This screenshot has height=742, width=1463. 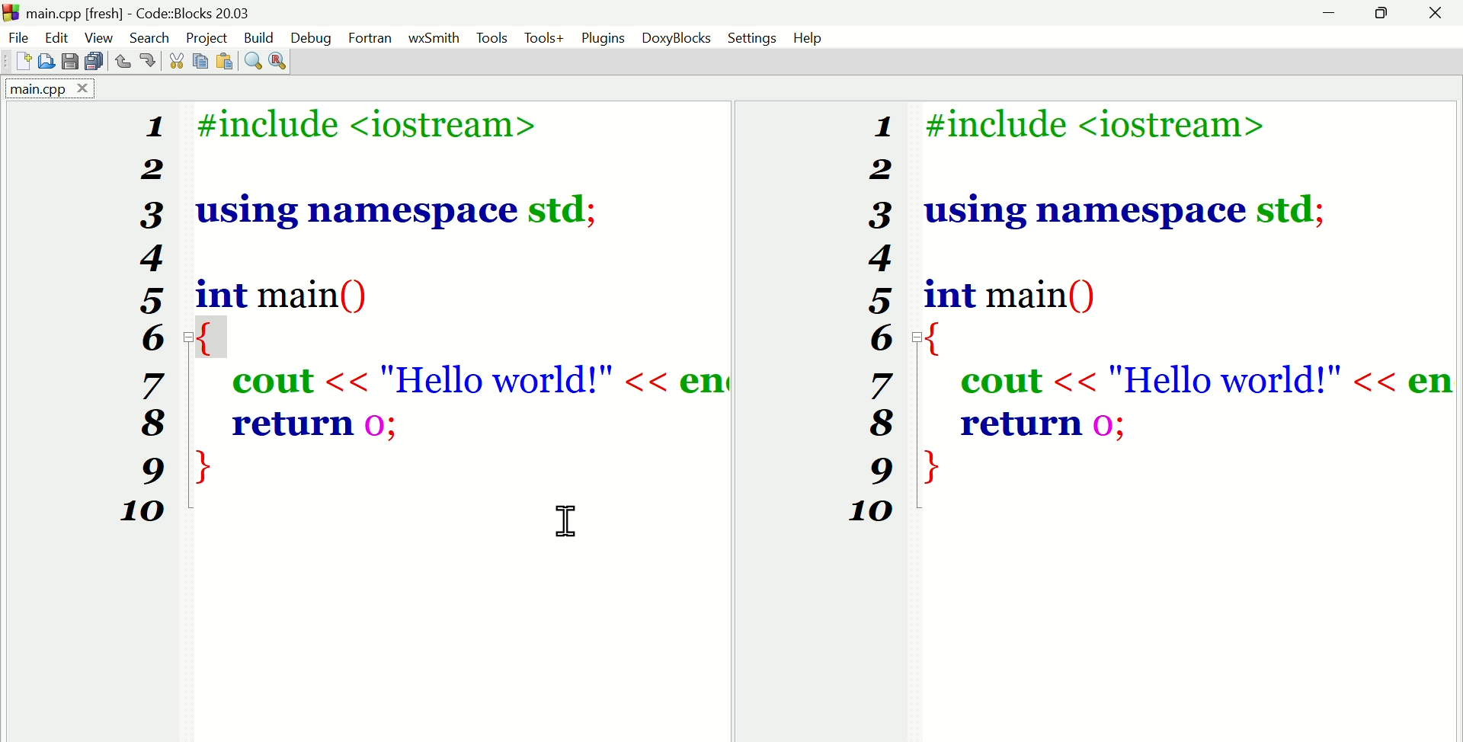 What do you see at coordinates (754, 38) in the screenshot?
I see `settings` at bounding box center [754, 38].